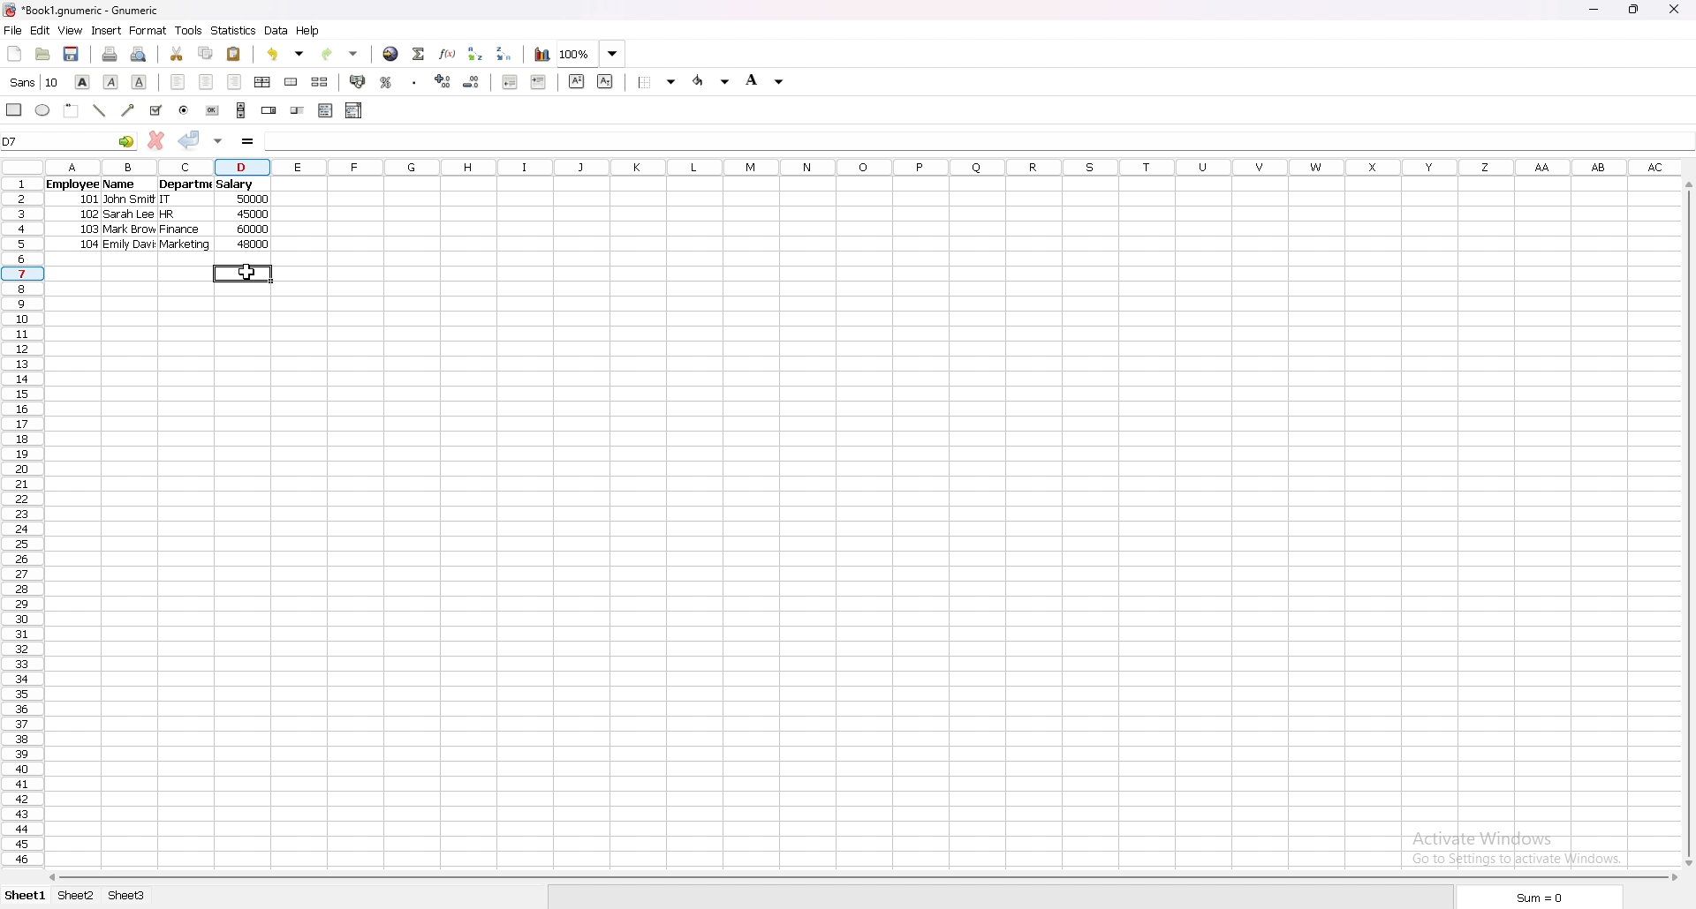  I want to click on sheet 3, so click(126, 897).